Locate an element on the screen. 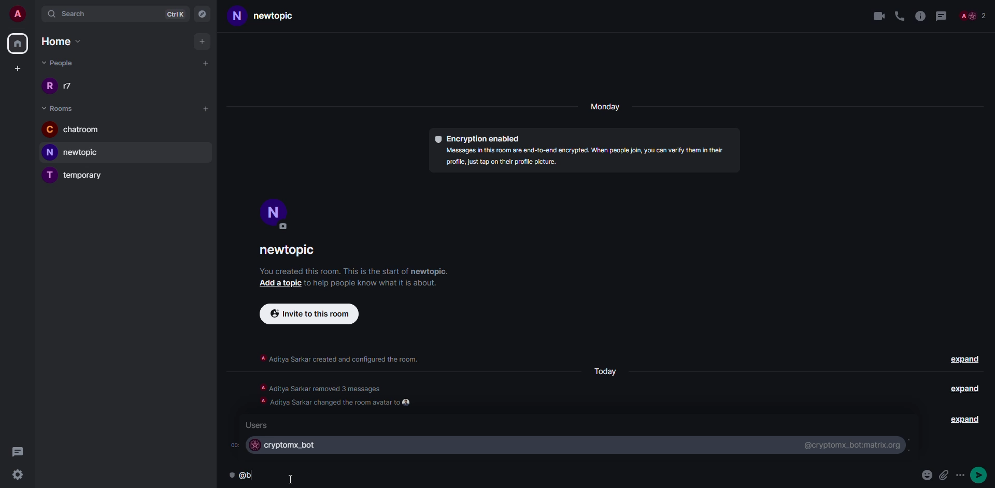 Image resolution: width=995 pixels, height=488 pixels. profile is located at coordinates (274, 213).